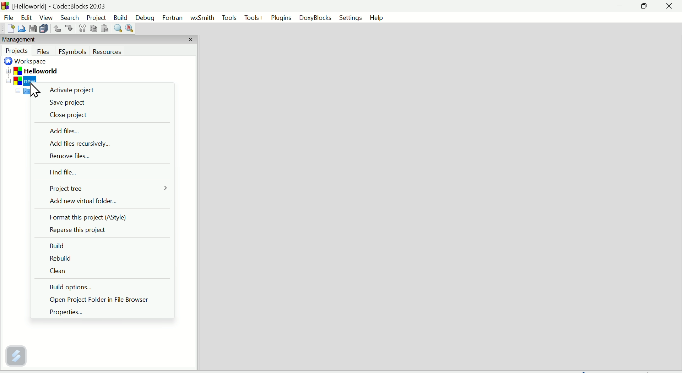 Image resolution: width=682 pixels, height=373 pixels. Describe the element at coordinates (33, 90) in the screenshot. I see `Cursor` at that location.